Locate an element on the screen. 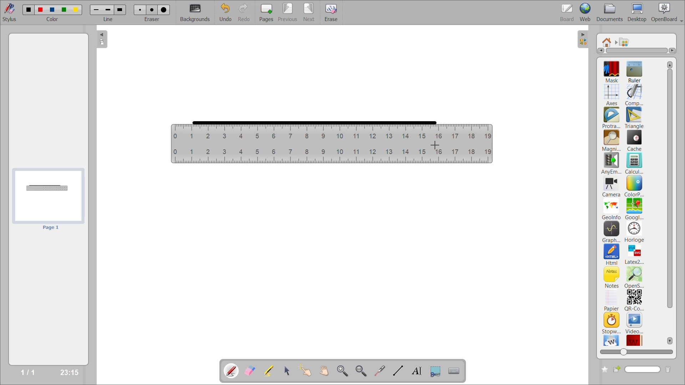 The width and height of the screenshot is (685, 385). video is located at coordinates (635, 323).